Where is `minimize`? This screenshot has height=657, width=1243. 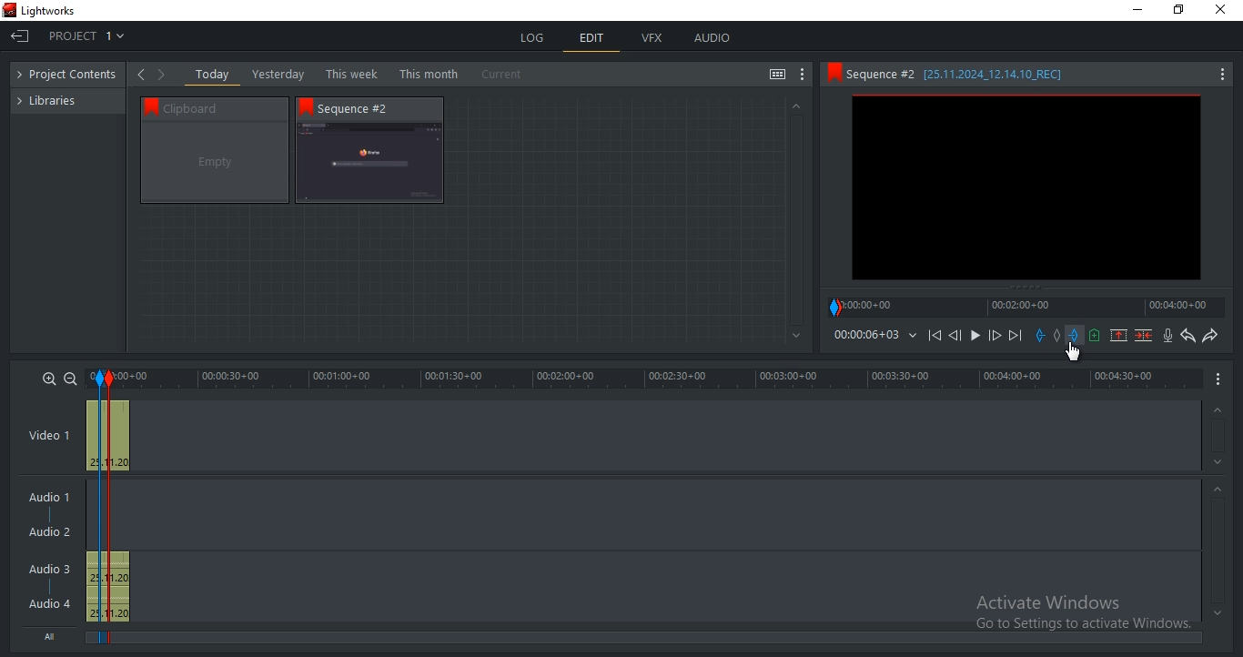 minimize is located at coordinates (1138, 10).